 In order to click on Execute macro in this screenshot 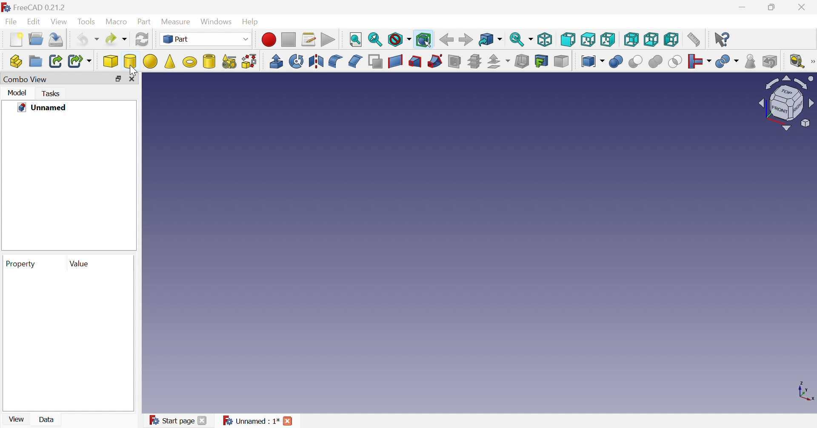, I will do `click(329, 40)`.